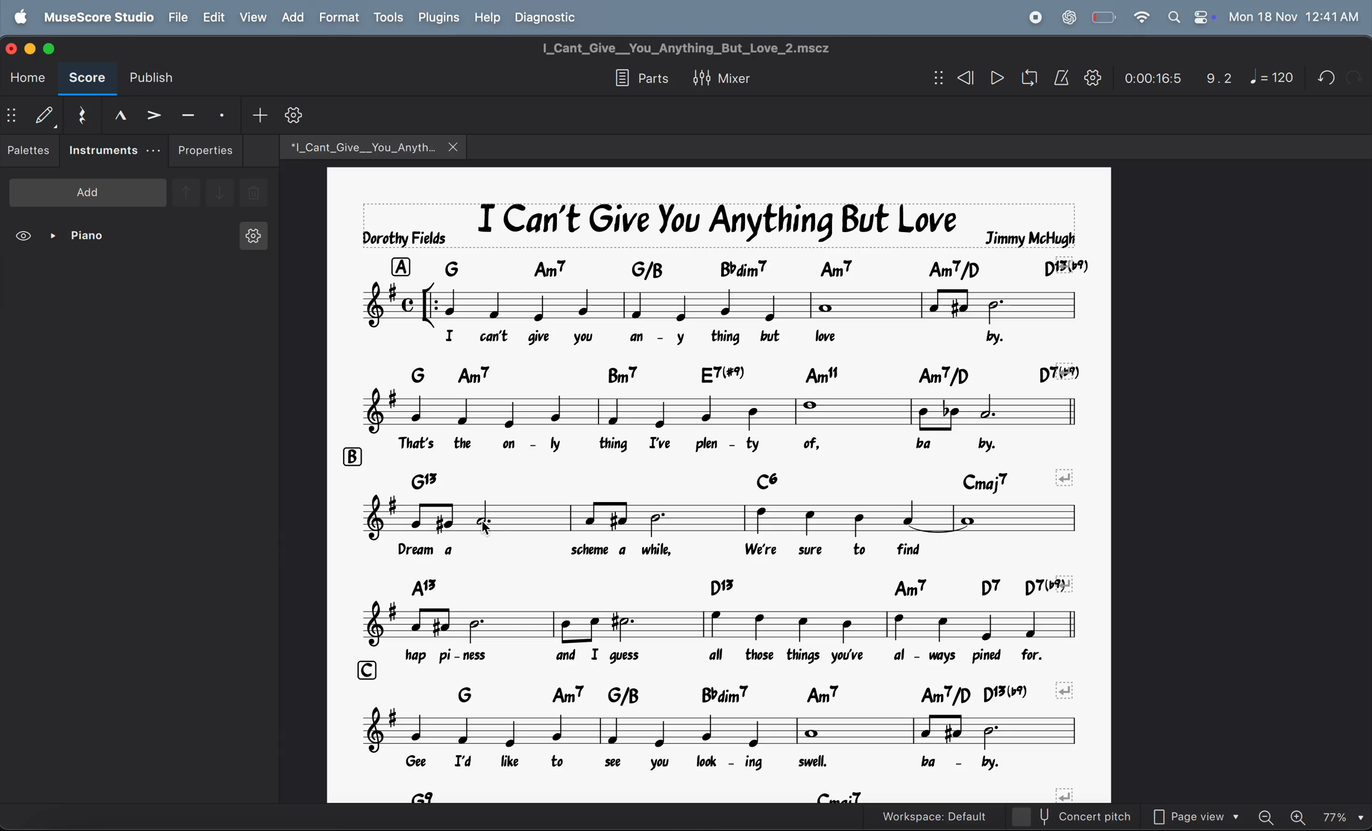 This screenshot has width=1372, height=831. I want to click on add, so click(258, 114).